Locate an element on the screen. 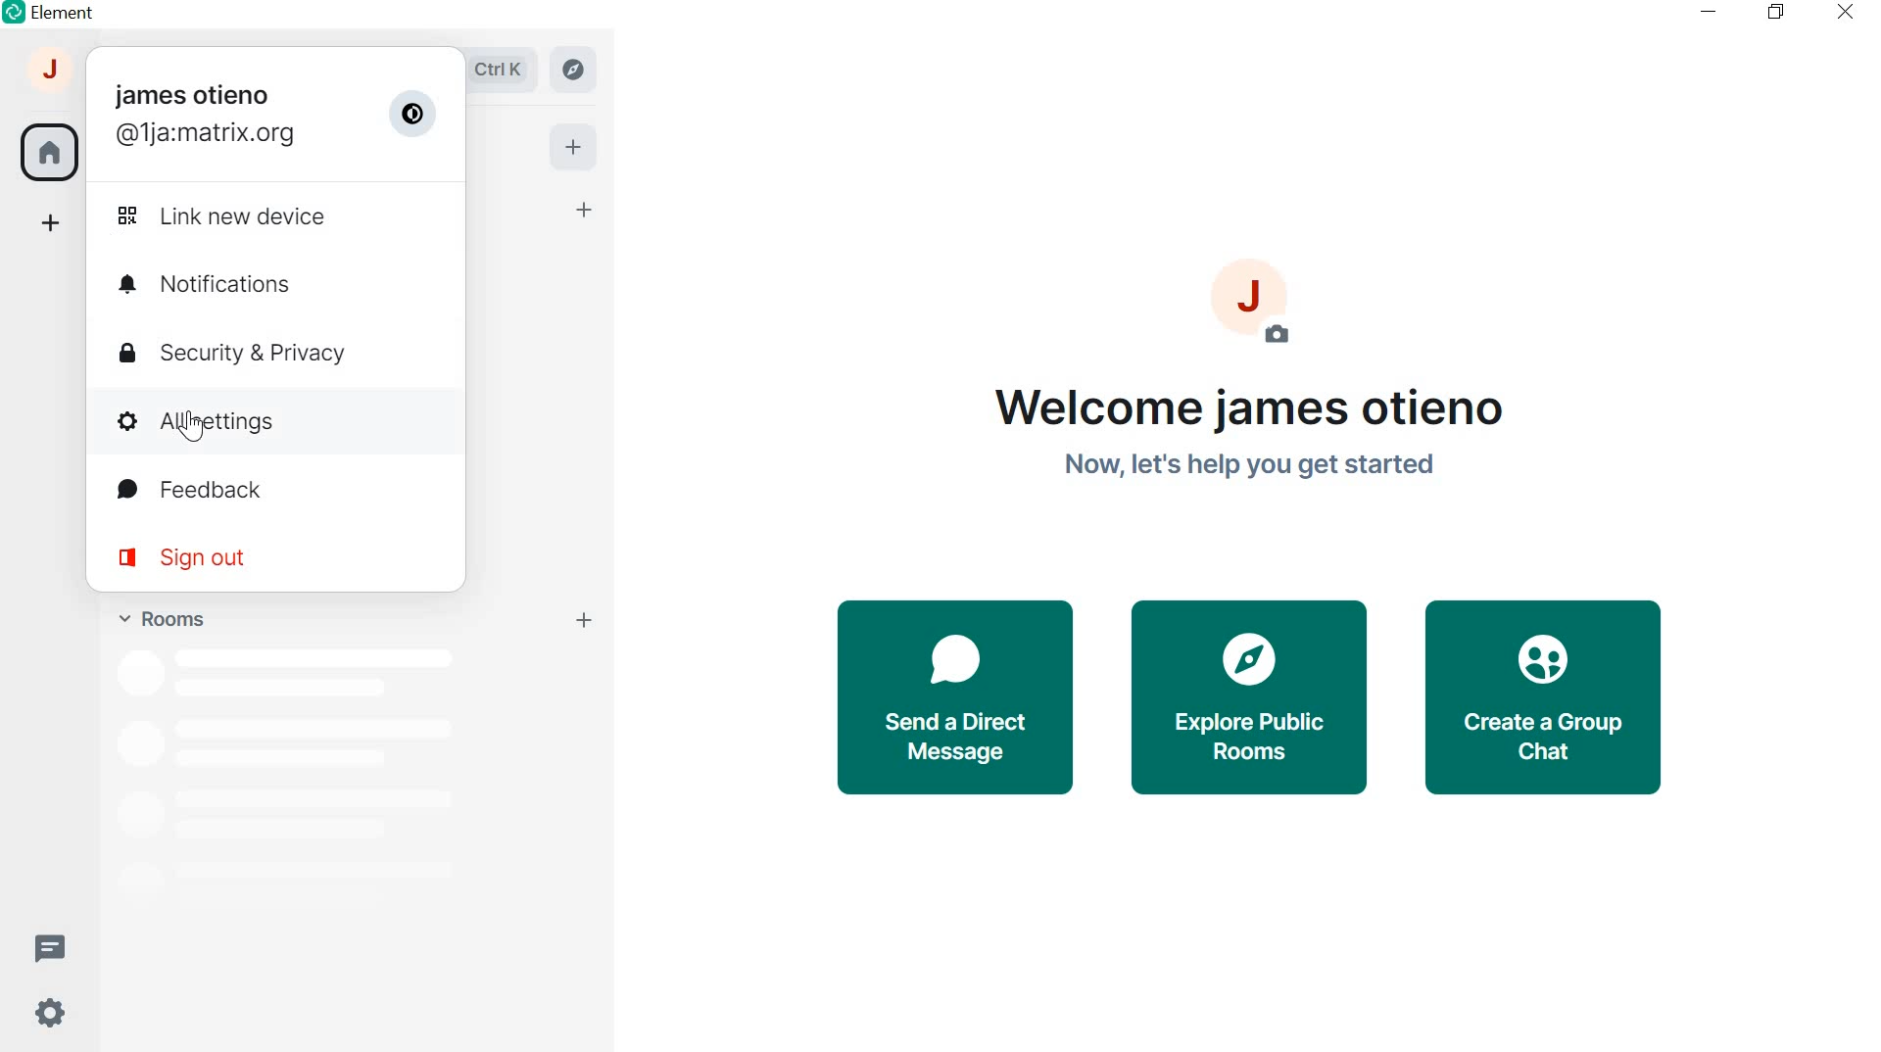 Image resolution: width=1881 pixels, height=1052 pixels. EXPLORE PUBLIC ROOMS is located at coordinates (1250, 698).